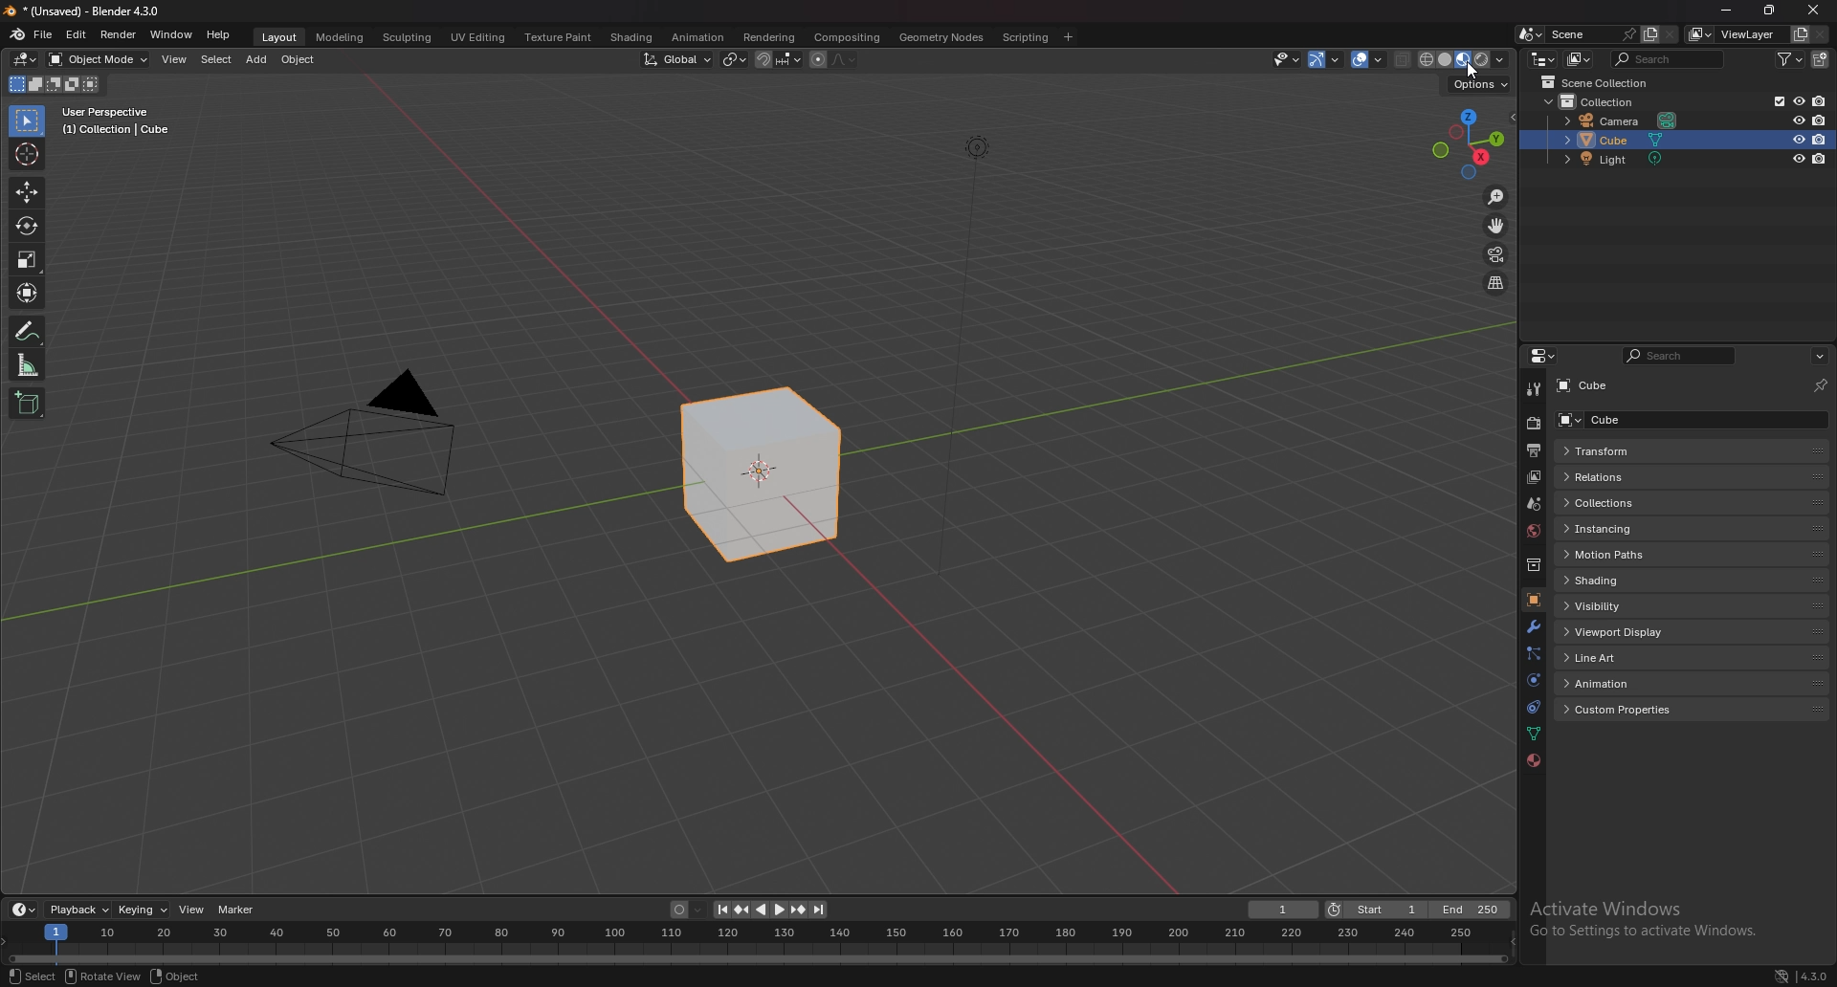 The image size is (1837, 987). I want to click on jump to first frame, so click(719, 910).